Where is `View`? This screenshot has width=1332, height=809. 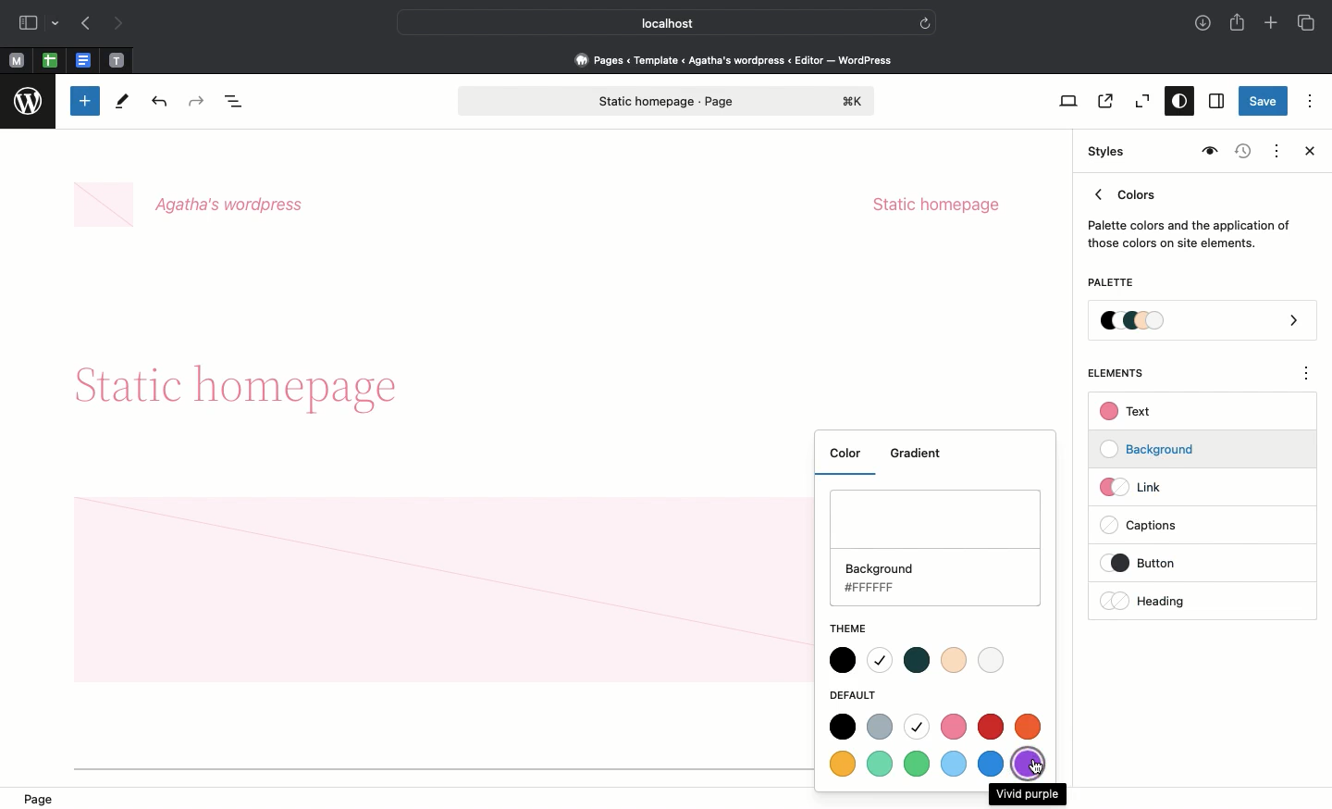
View is located at coordinates (1065, 101).